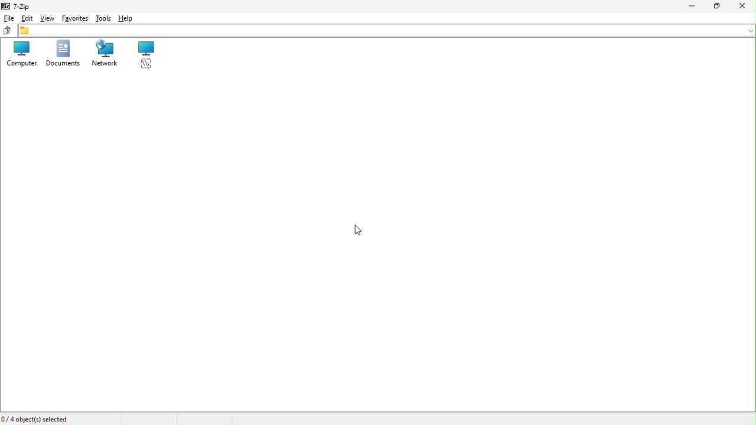  I want to click on up, so click(7, 31).